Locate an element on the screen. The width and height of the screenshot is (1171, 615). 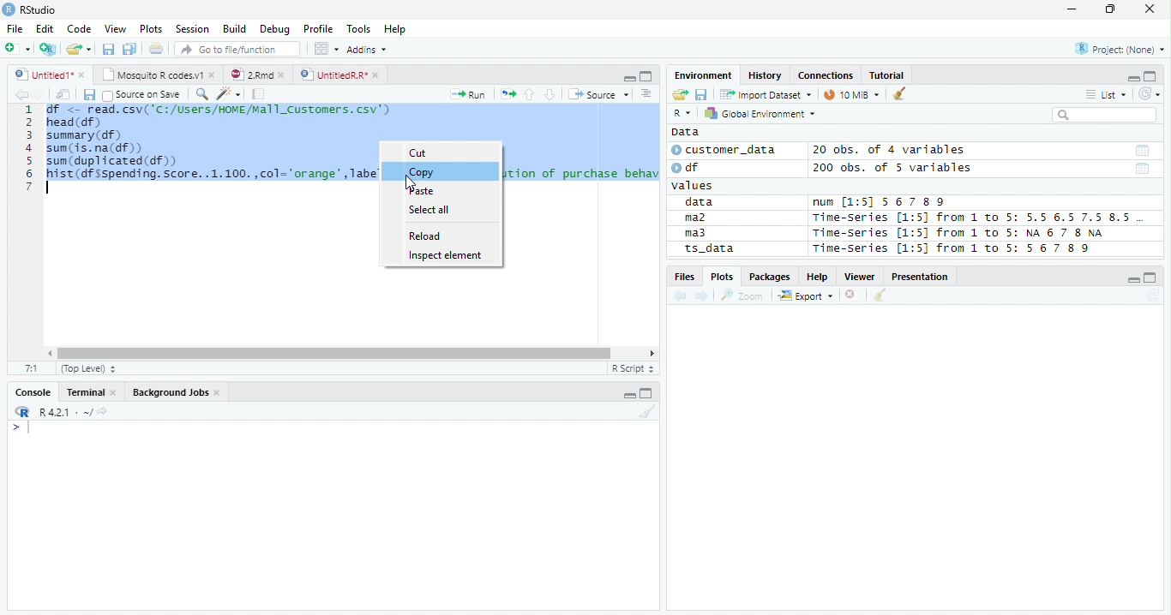
Next is located at coordinates (39, 95).